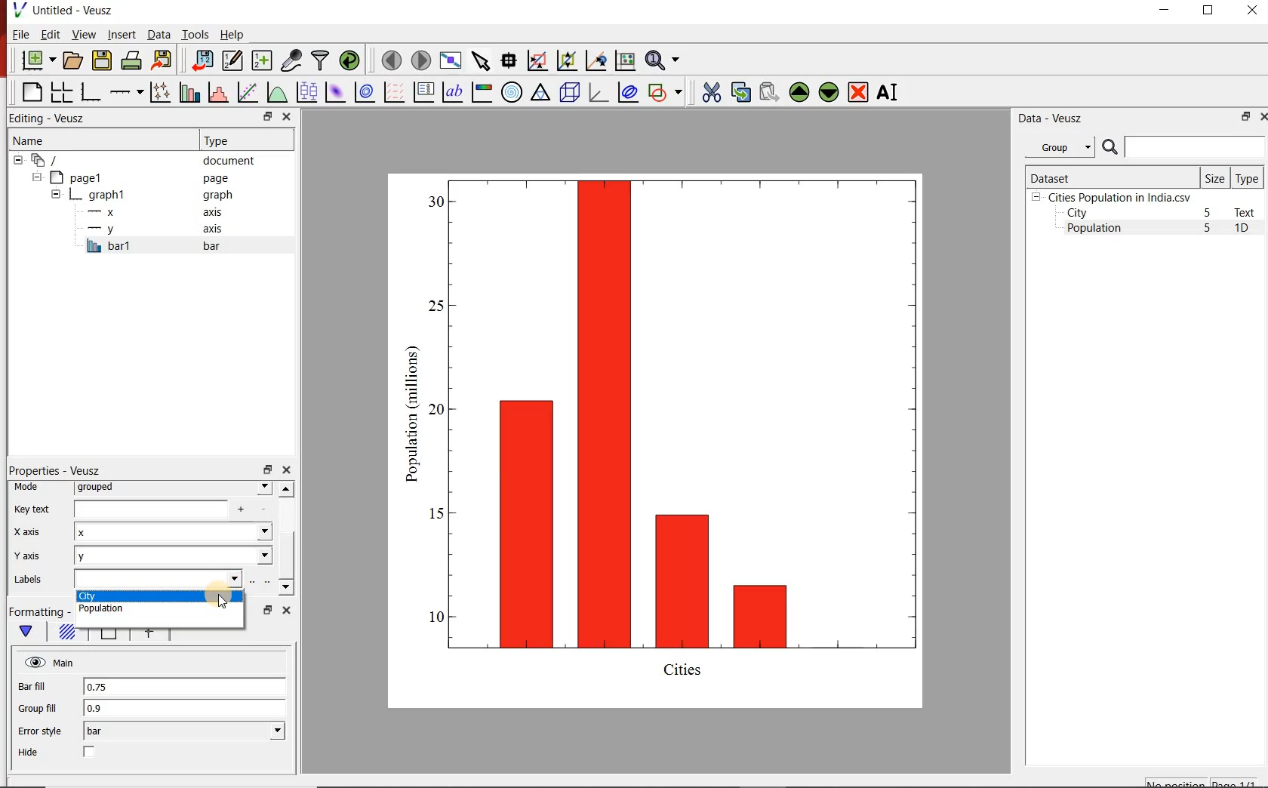  Describe the element at coordinates (51, 663) in the screenshot. I see `Main` at that location.